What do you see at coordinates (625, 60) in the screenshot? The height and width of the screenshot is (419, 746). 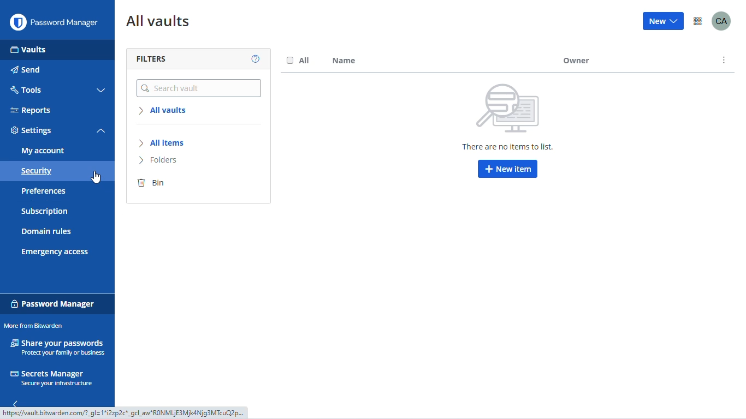 I see `owner` at bounding box center [625, 60].